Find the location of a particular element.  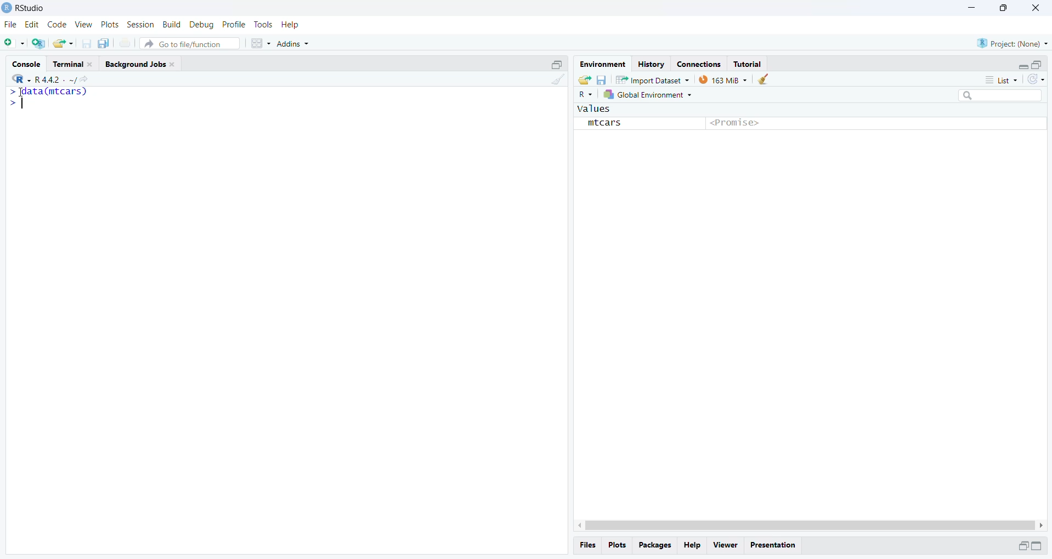

list is located at coordinates (1003, 80).